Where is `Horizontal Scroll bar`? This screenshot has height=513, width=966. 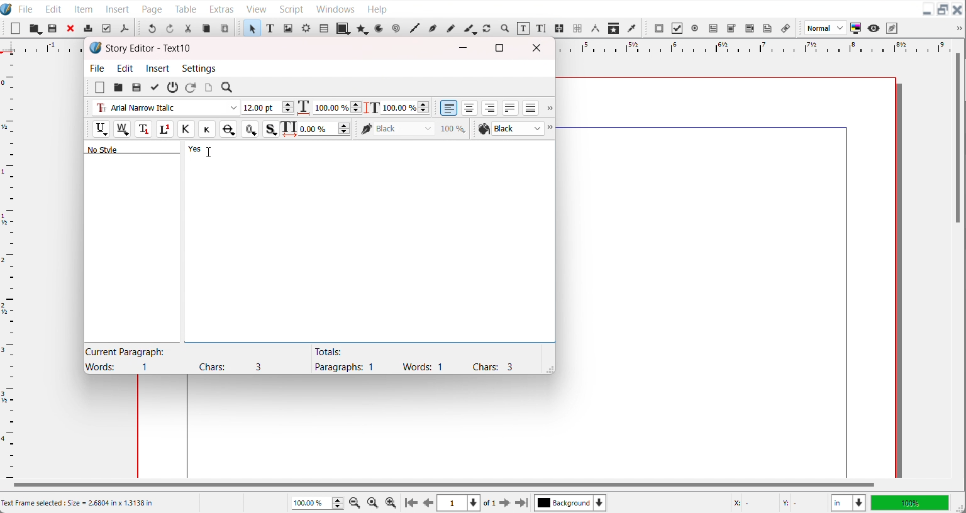
Horizontal Scroll bar is located at coordinates (442, 485).